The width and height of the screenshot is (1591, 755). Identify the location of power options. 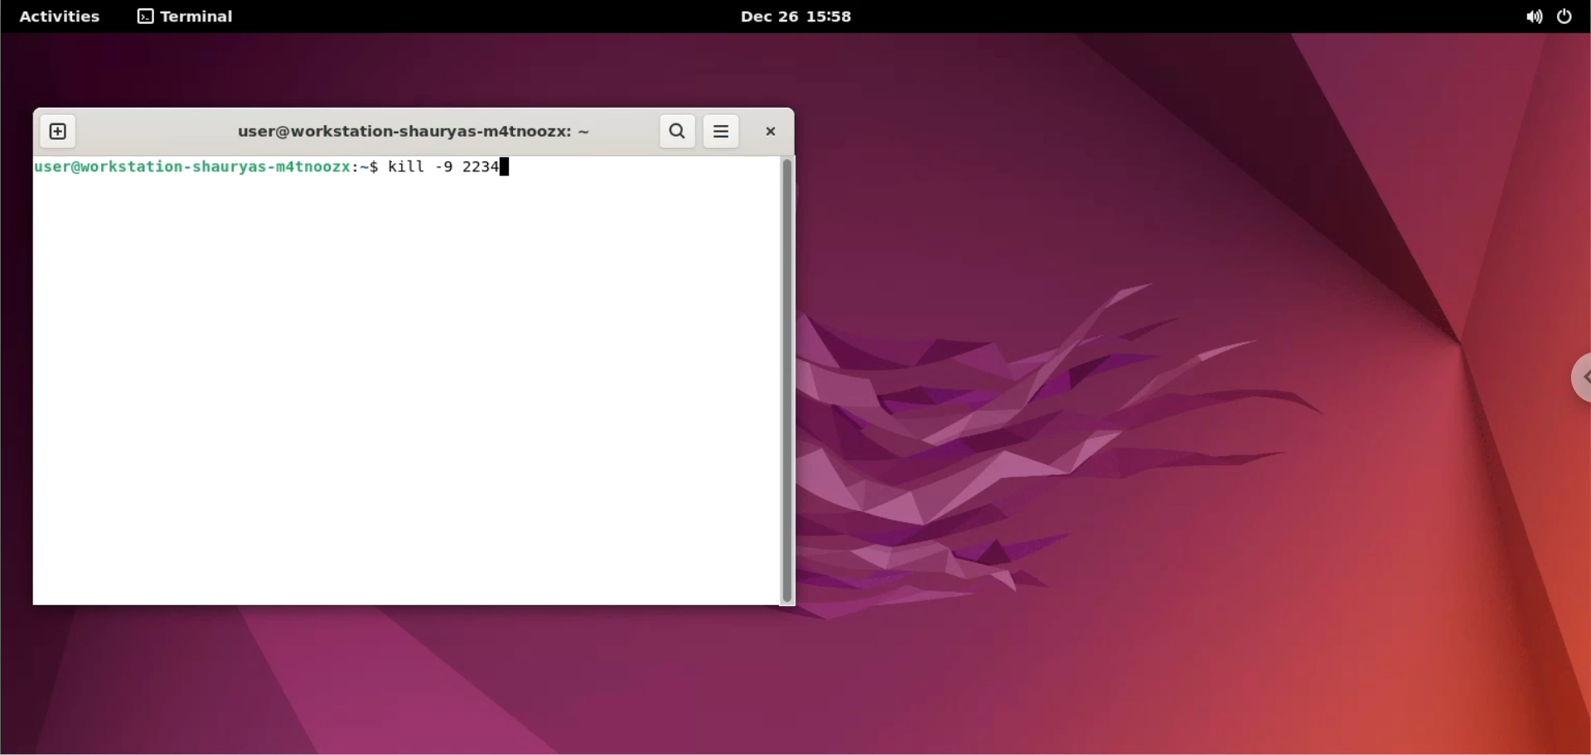
(1565, 17).